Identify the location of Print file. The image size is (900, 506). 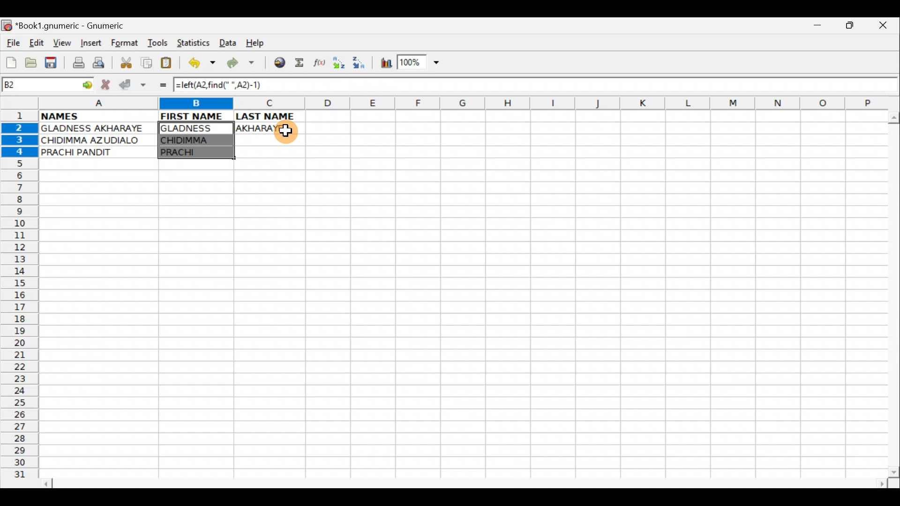
(76, 64).